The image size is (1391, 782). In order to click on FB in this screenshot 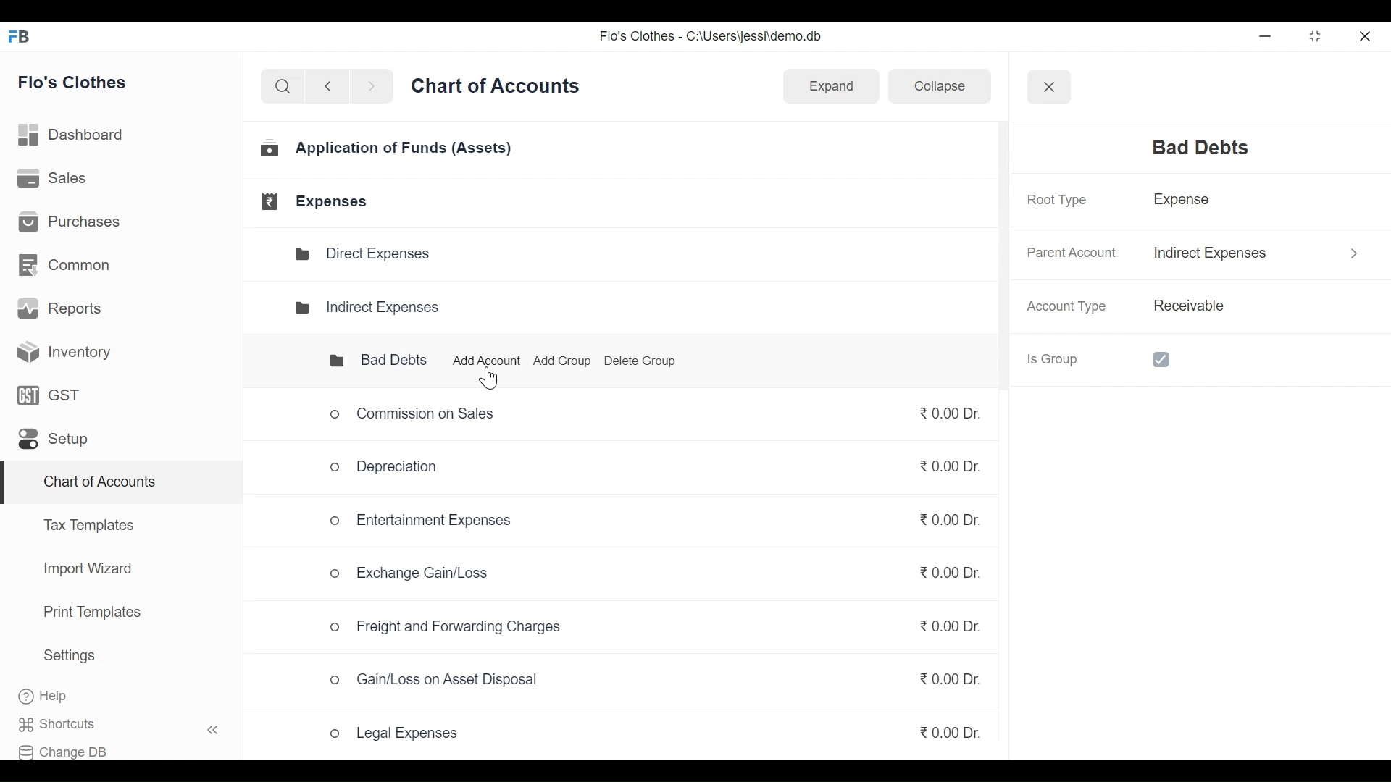, I will do `click(23, 41)`.